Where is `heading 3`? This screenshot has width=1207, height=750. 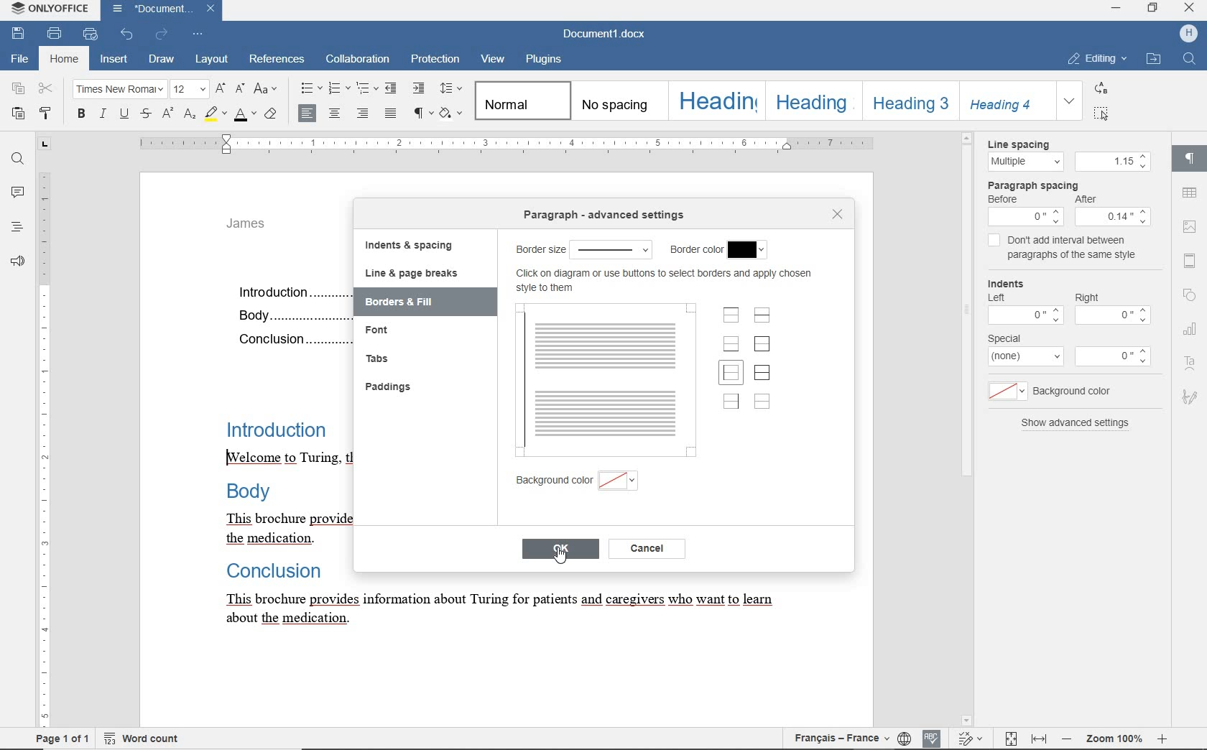
heading 3 is located at coordinates (906, 101).